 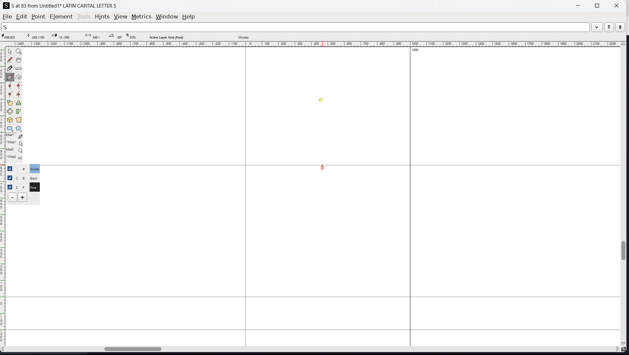 What do you see at coordinates (19, 60) in the screenshot?
I see `scroll by hand` at bounding box center [19, 60].